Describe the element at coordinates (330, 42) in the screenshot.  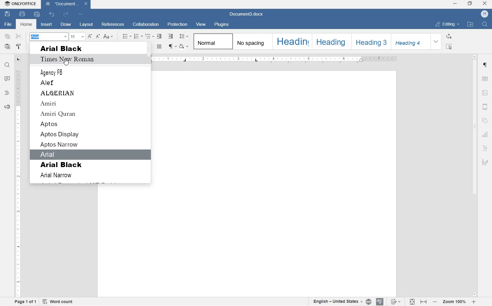
I see `HEADING 2` at that location.